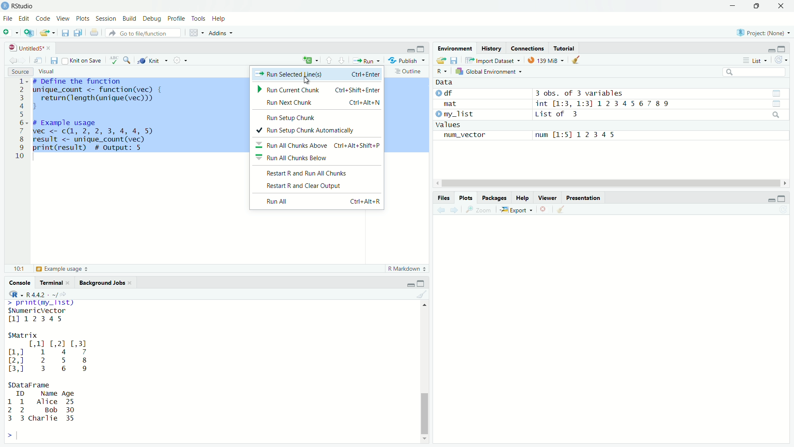 The image size is (794, 447). Describe the element at coordinates (549, 198) in the screenshot. I see `Viewer` at that location.